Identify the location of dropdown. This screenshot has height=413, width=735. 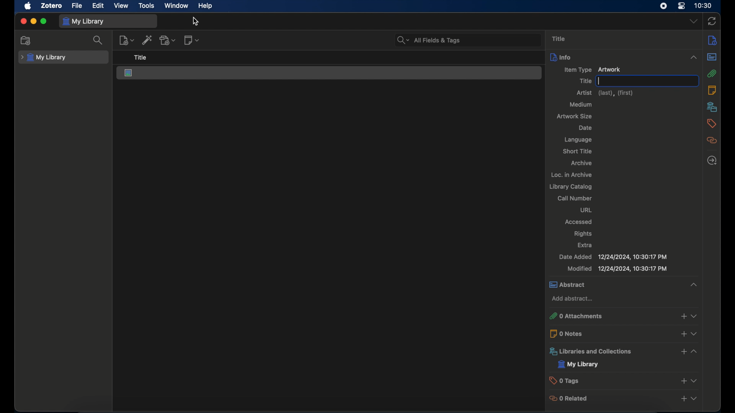
(694, 21).